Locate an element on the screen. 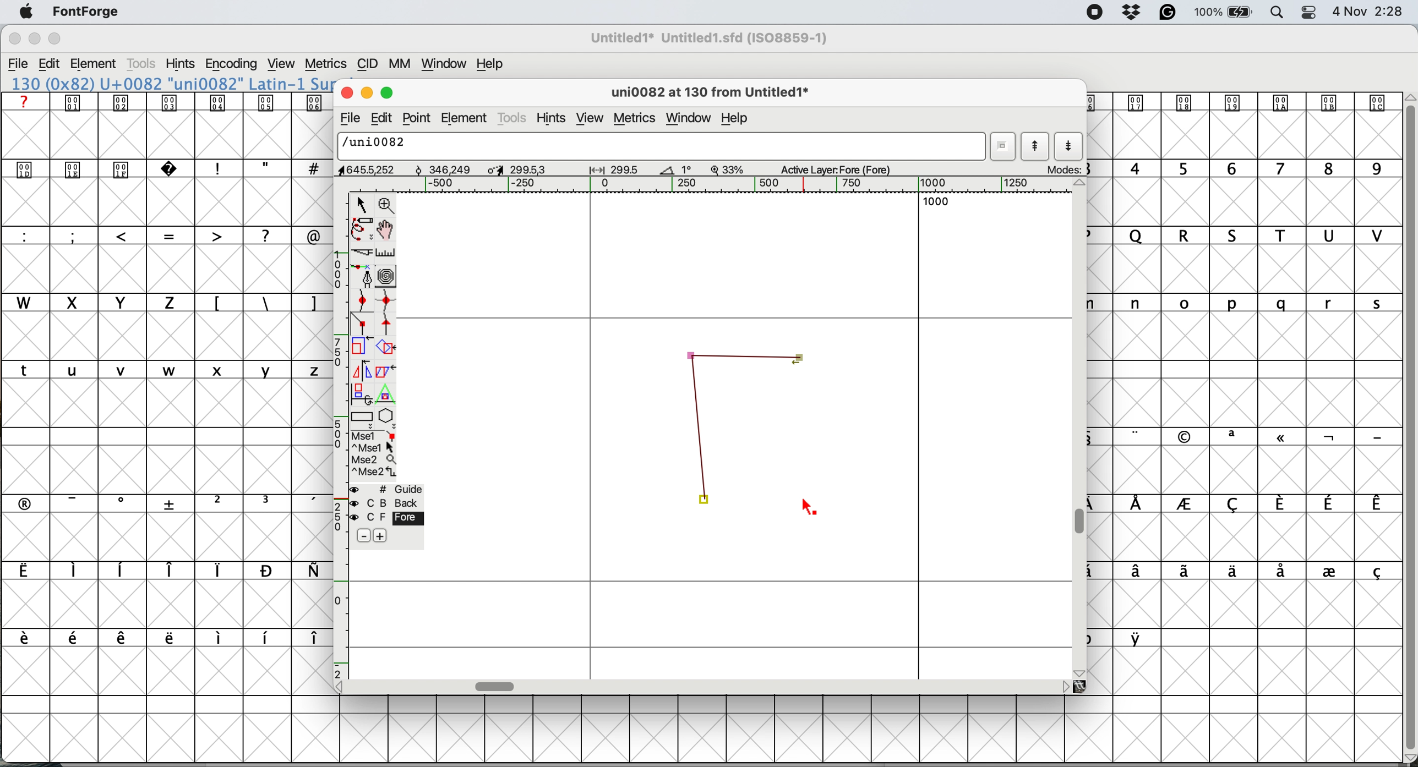 This screenshot has height=767, width=1418. scroll button is located at coordinates (1081, 672).